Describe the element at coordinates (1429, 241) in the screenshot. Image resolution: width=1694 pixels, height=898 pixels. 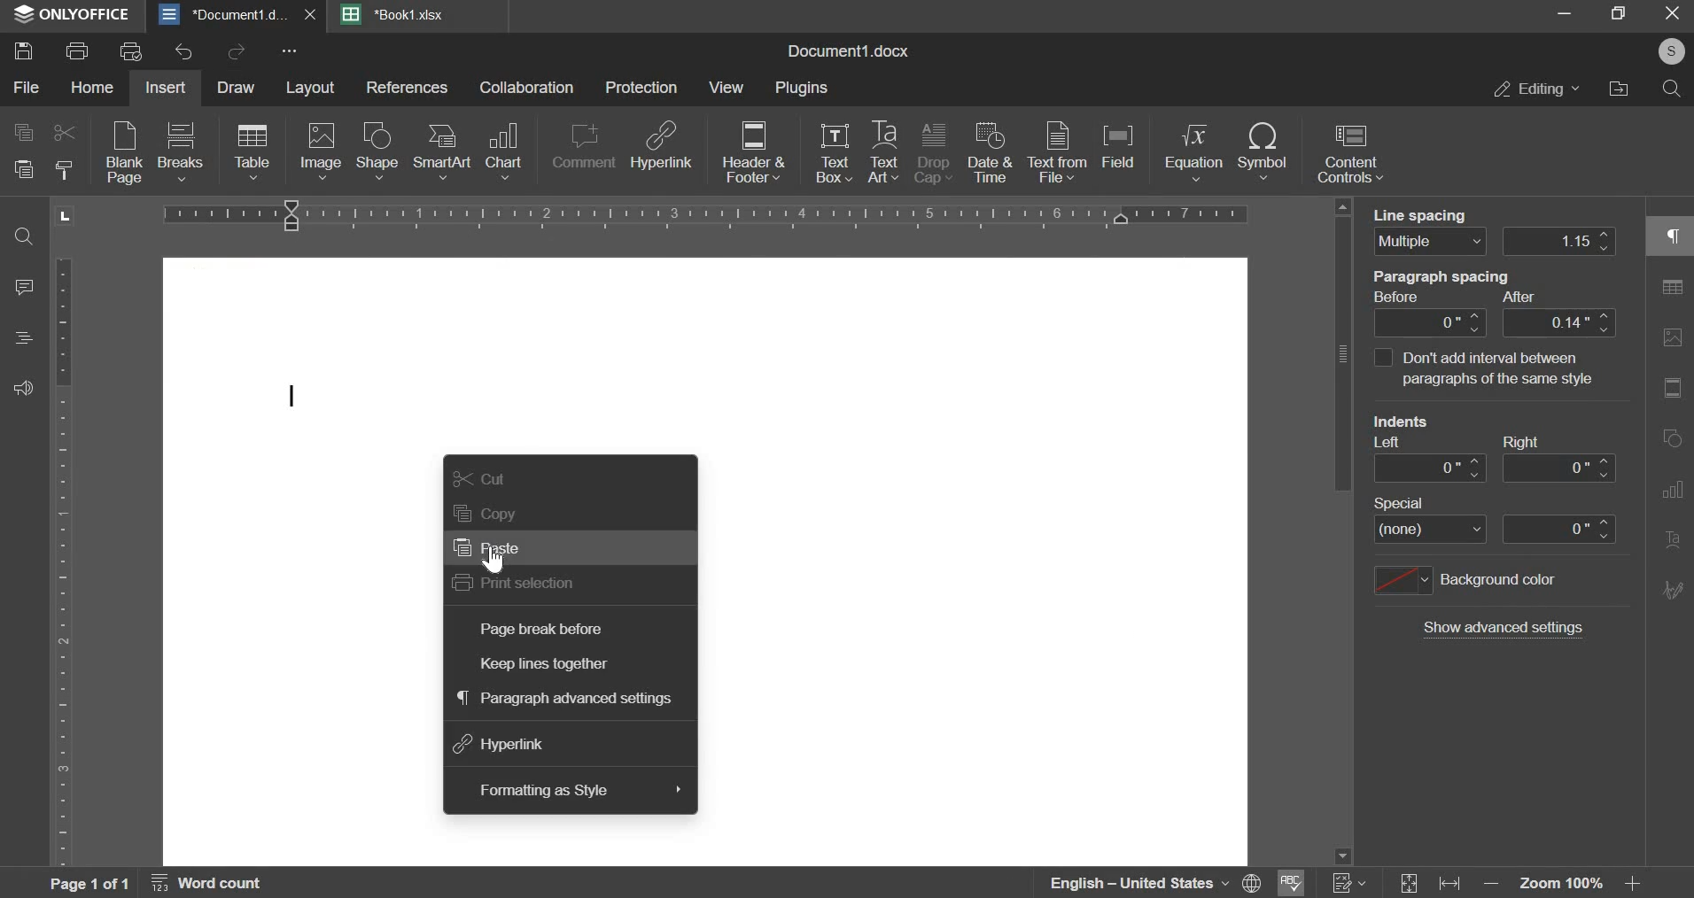
I see `line spacing` at that location.